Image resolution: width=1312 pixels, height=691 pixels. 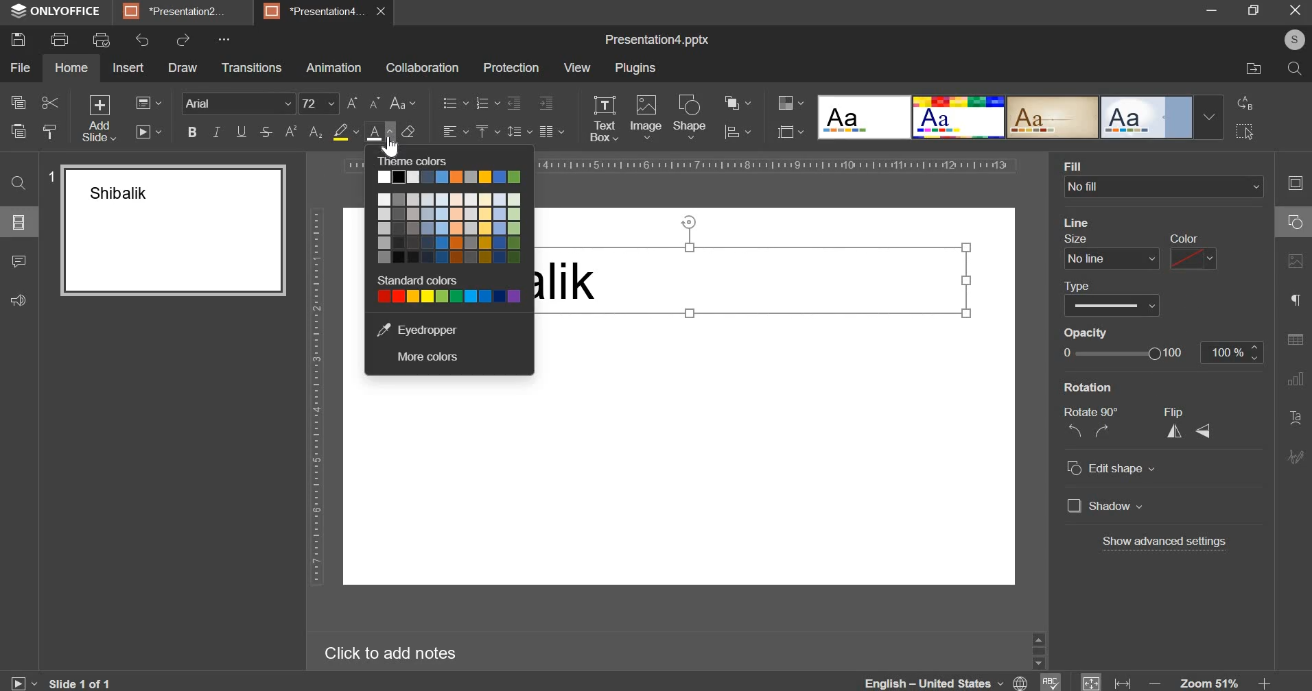 I want to click on print, so click(x=60, y=38).